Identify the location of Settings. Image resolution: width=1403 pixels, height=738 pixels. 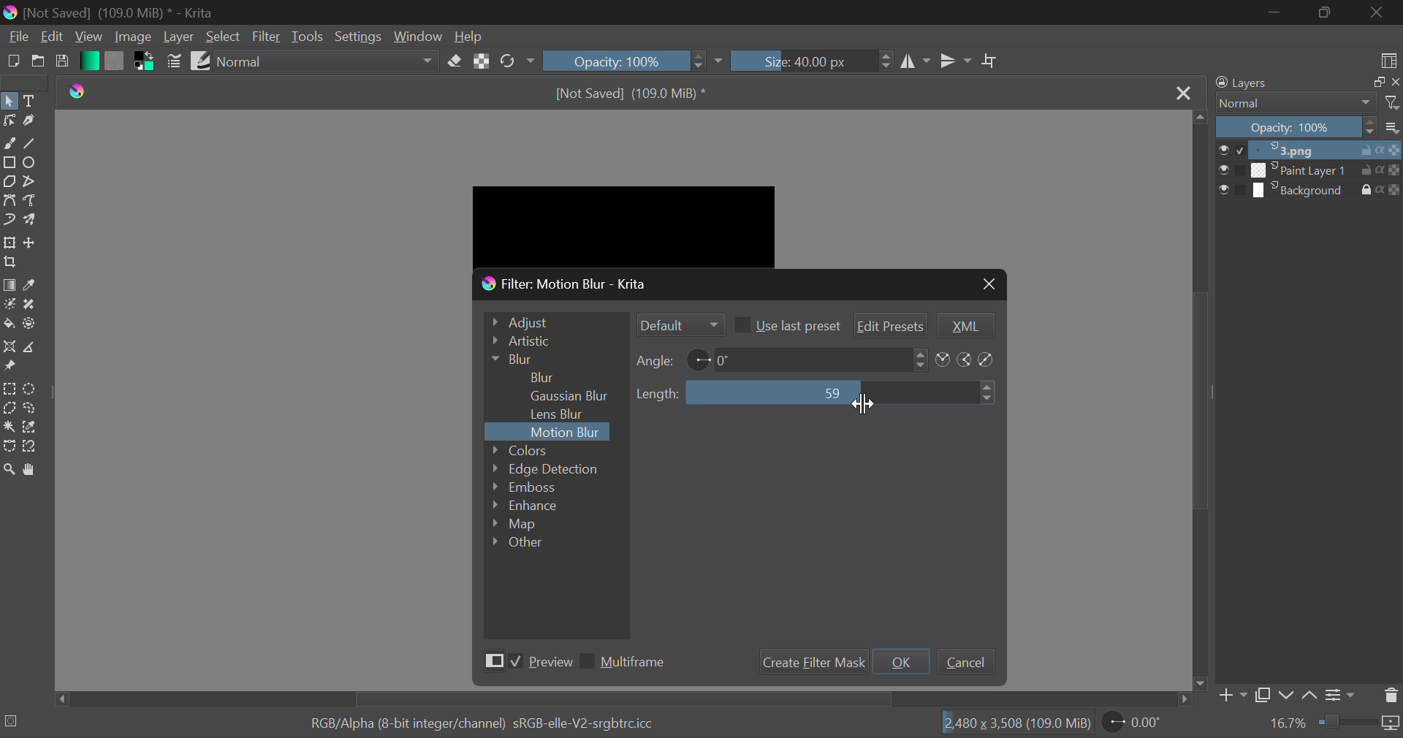
(357, 35).